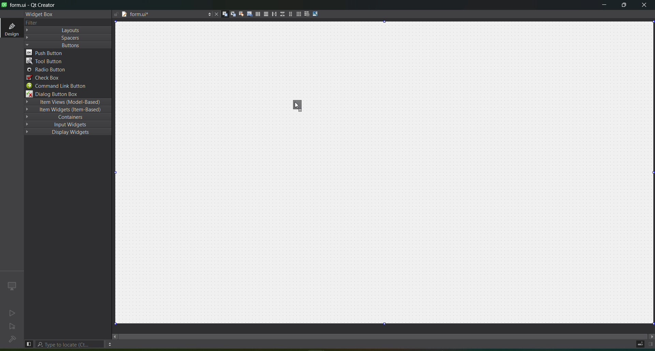 The image size is (655, 351). I want to click on Layout, so click(69, 30).